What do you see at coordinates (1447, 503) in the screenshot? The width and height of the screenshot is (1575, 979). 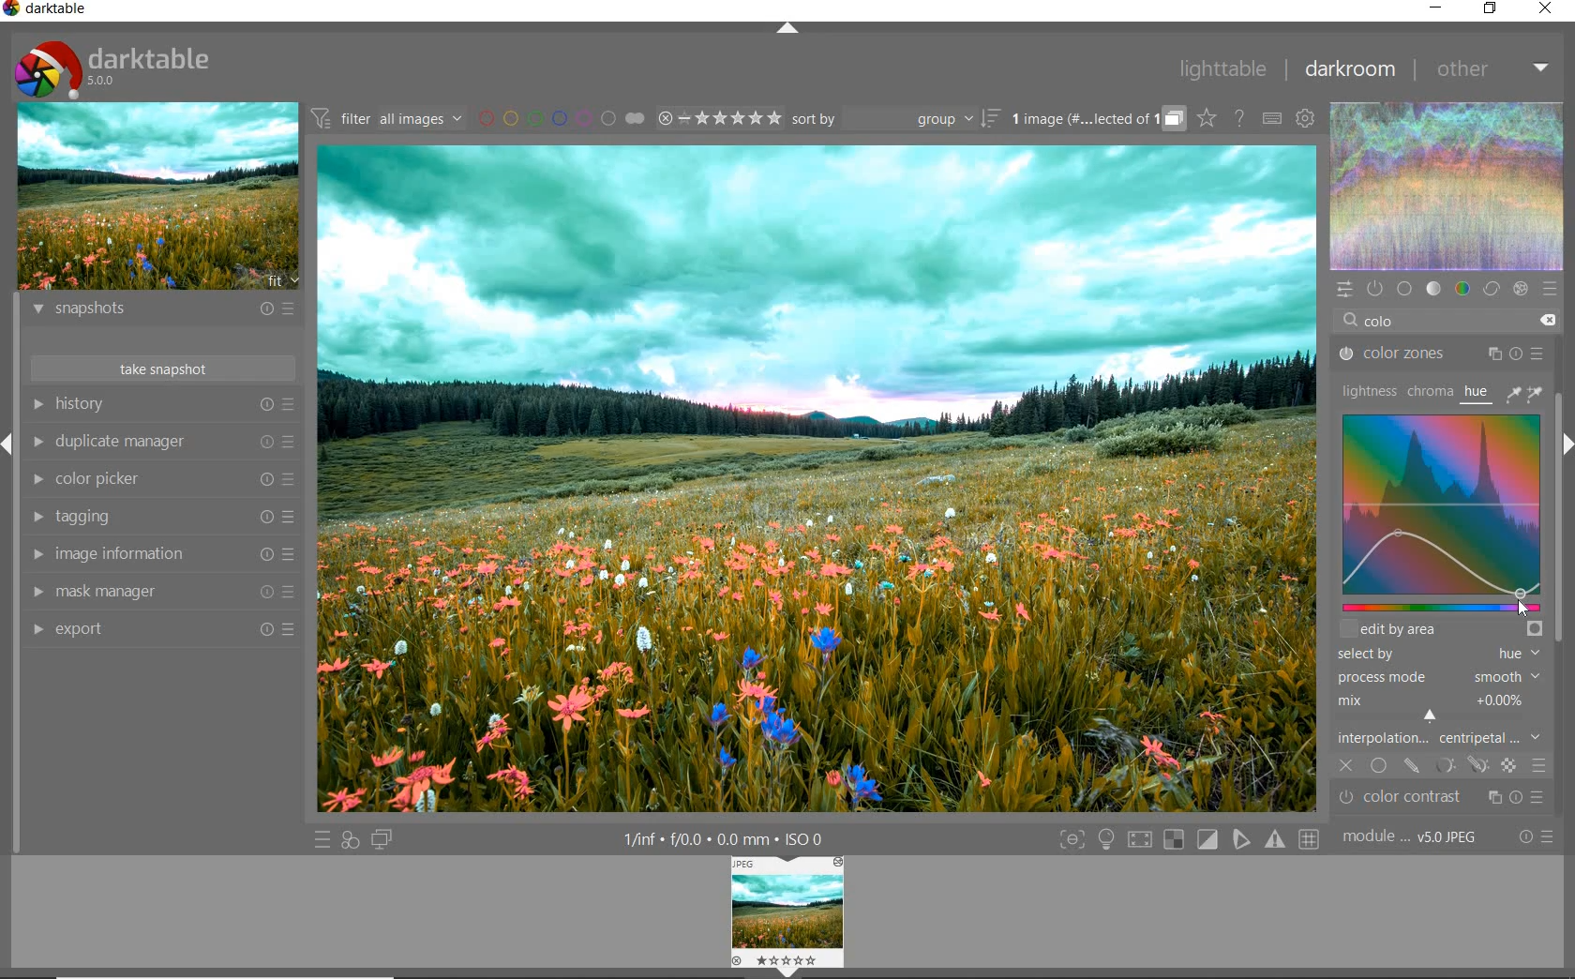 I see `Colorize` at bounding box center [1447, 503].